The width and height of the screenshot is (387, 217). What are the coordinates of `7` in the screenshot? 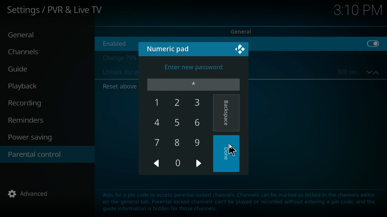 It's located at (158, 142).